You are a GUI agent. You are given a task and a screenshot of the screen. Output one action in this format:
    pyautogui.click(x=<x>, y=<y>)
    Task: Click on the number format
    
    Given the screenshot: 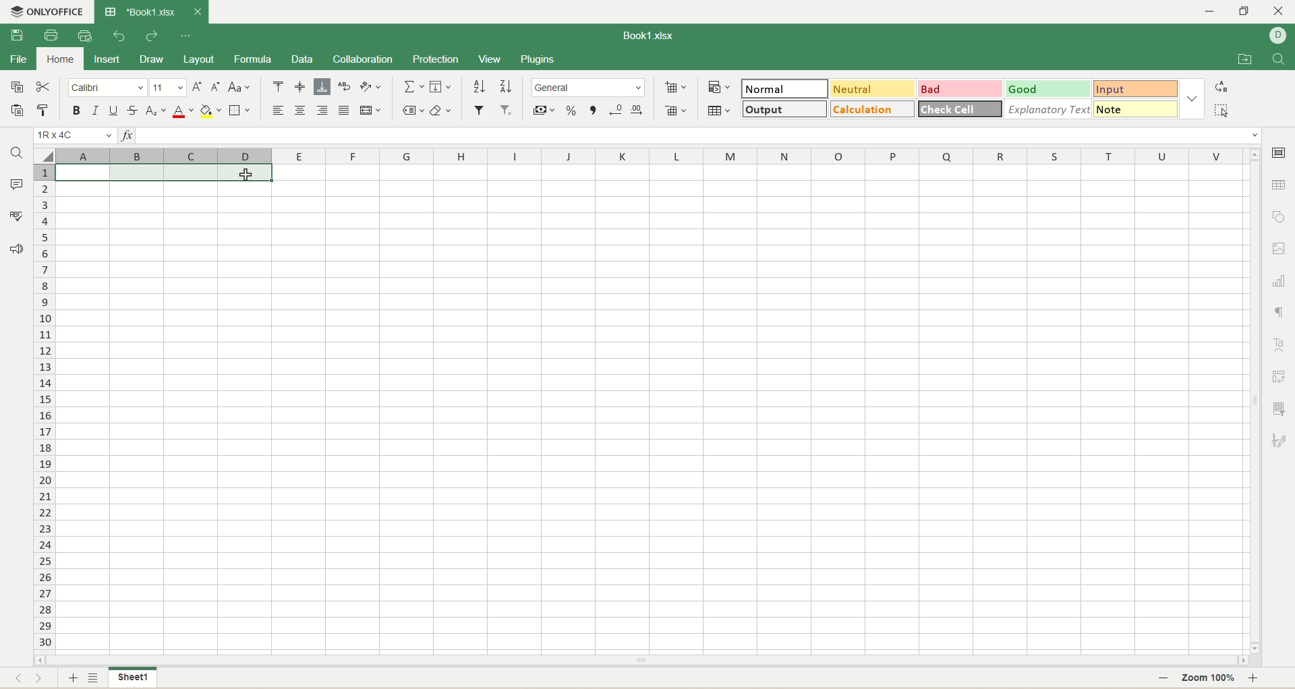 What is the action you would take?
    pyautogui.click(x=588, y=87)
    